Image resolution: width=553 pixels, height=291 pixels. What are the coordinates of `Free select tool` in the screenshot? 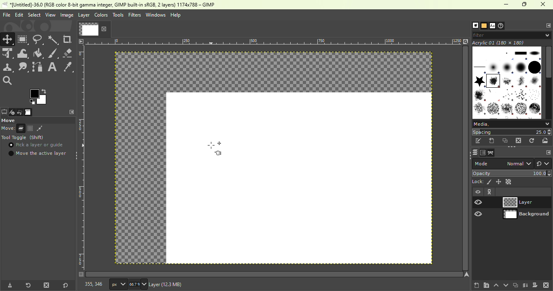 It's located at (38, 39).